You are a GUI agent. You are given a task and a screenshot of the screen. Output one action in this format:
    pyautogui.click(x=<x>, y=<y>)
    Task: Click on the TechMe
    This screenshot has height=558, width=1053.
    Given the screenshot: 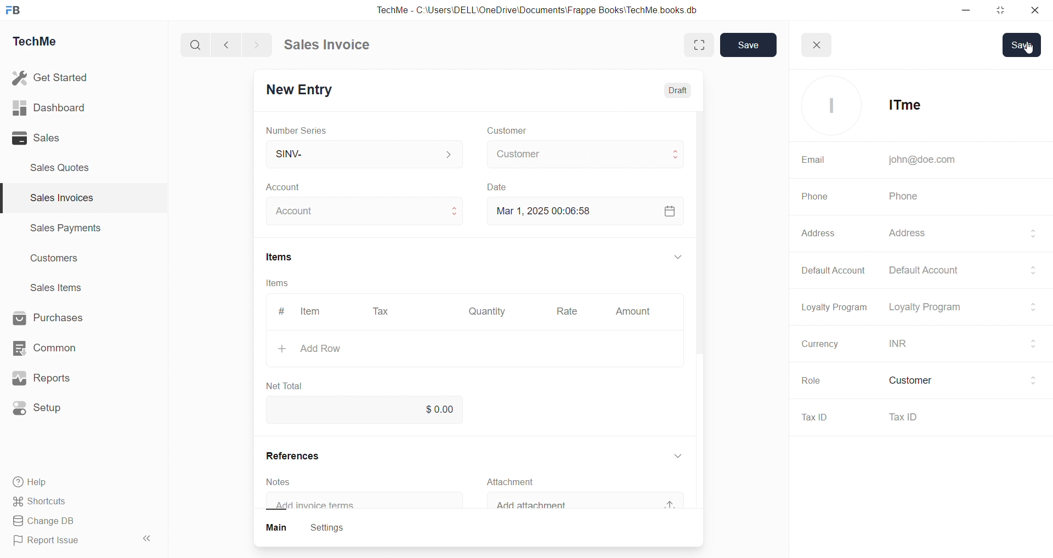 What is the action you would take?
    pyautogui.click(x=44, y=43)
    